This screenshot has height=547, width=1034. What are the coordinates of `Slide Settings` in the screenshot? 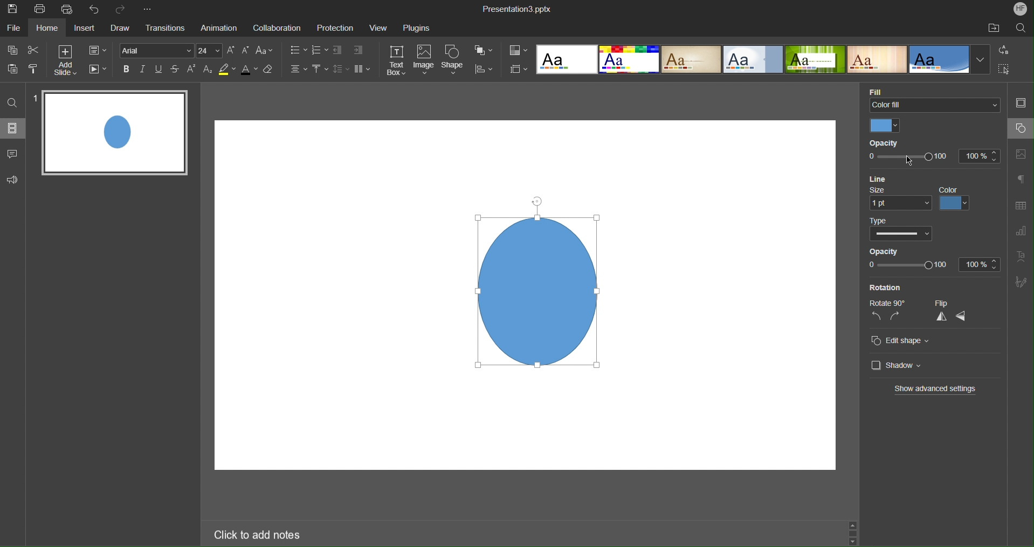 It's located at (1022, 100).